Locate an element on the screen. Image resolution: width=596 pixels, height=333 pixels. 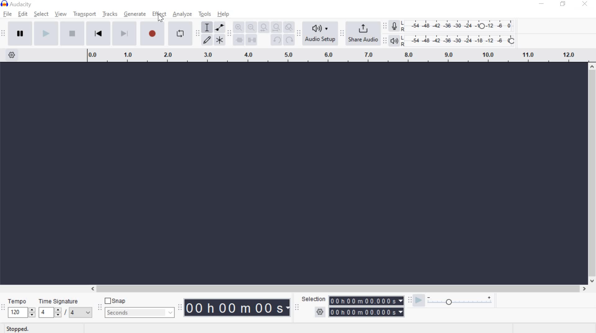
file is located at coordinates (9, 14).